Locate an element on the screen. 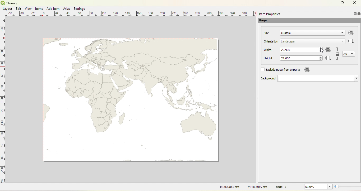 The width and height of the screenshot is (361, 191). Icon is located at coordinates (328, 50).